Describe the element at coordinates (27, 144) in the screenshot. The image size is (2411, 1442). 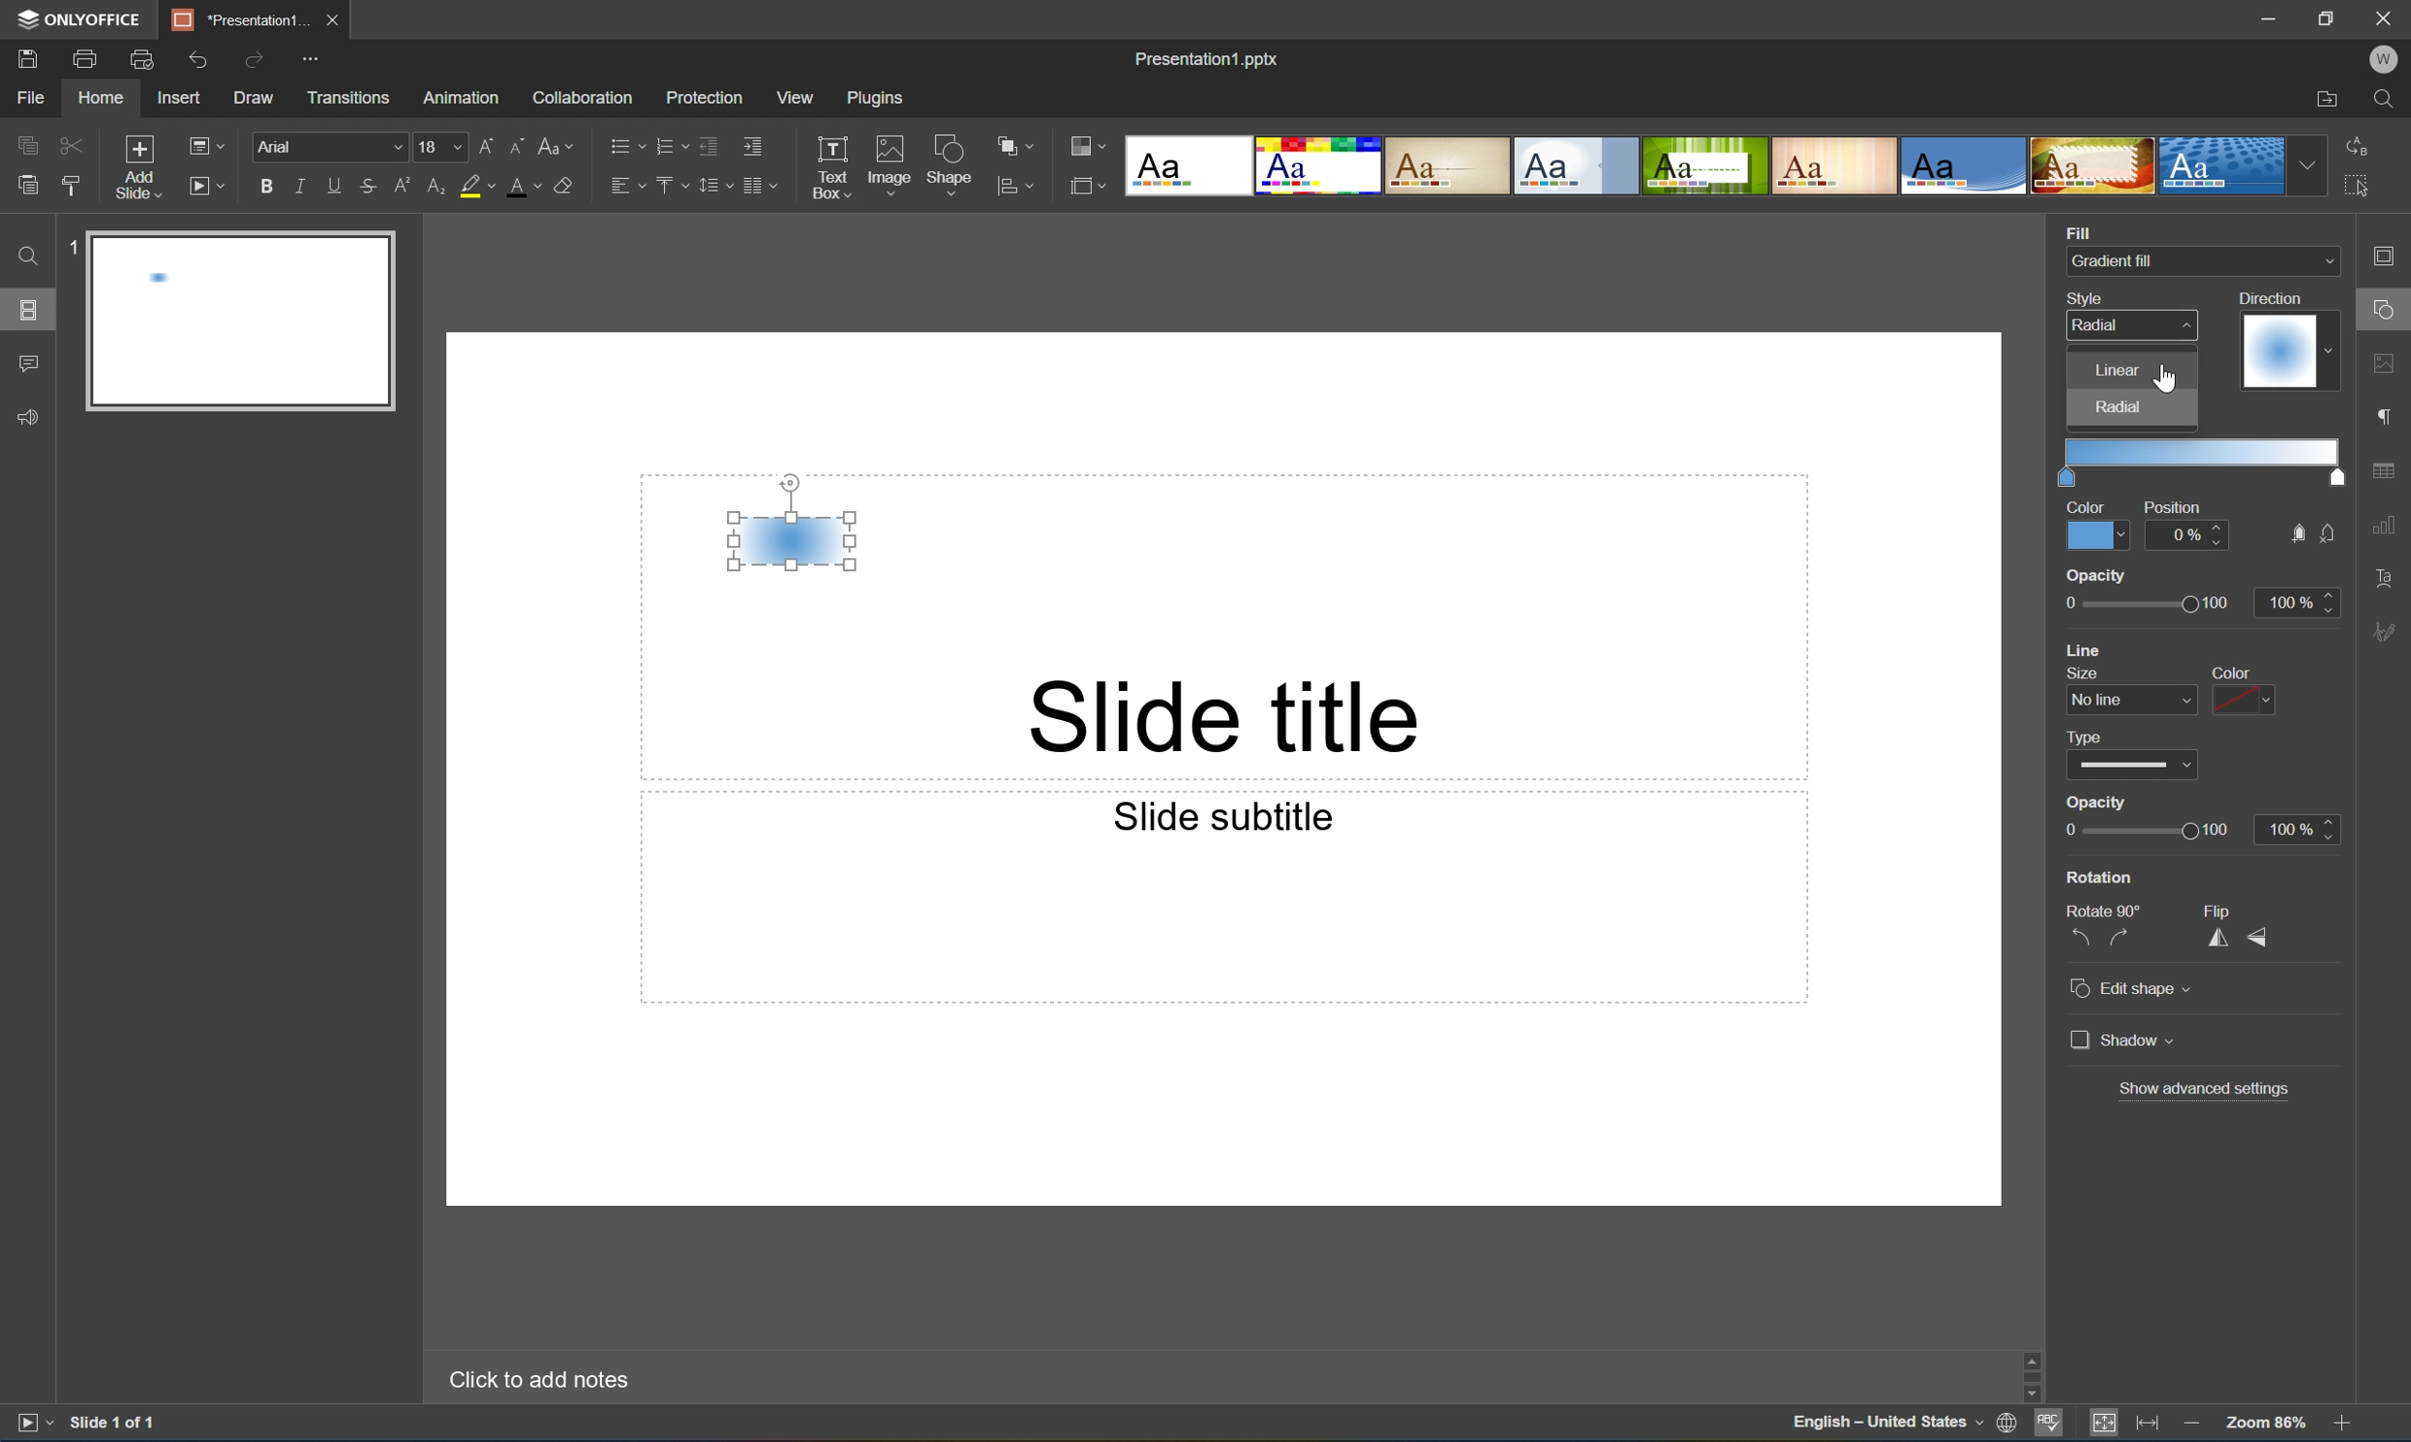
I see `Copy` at that location.